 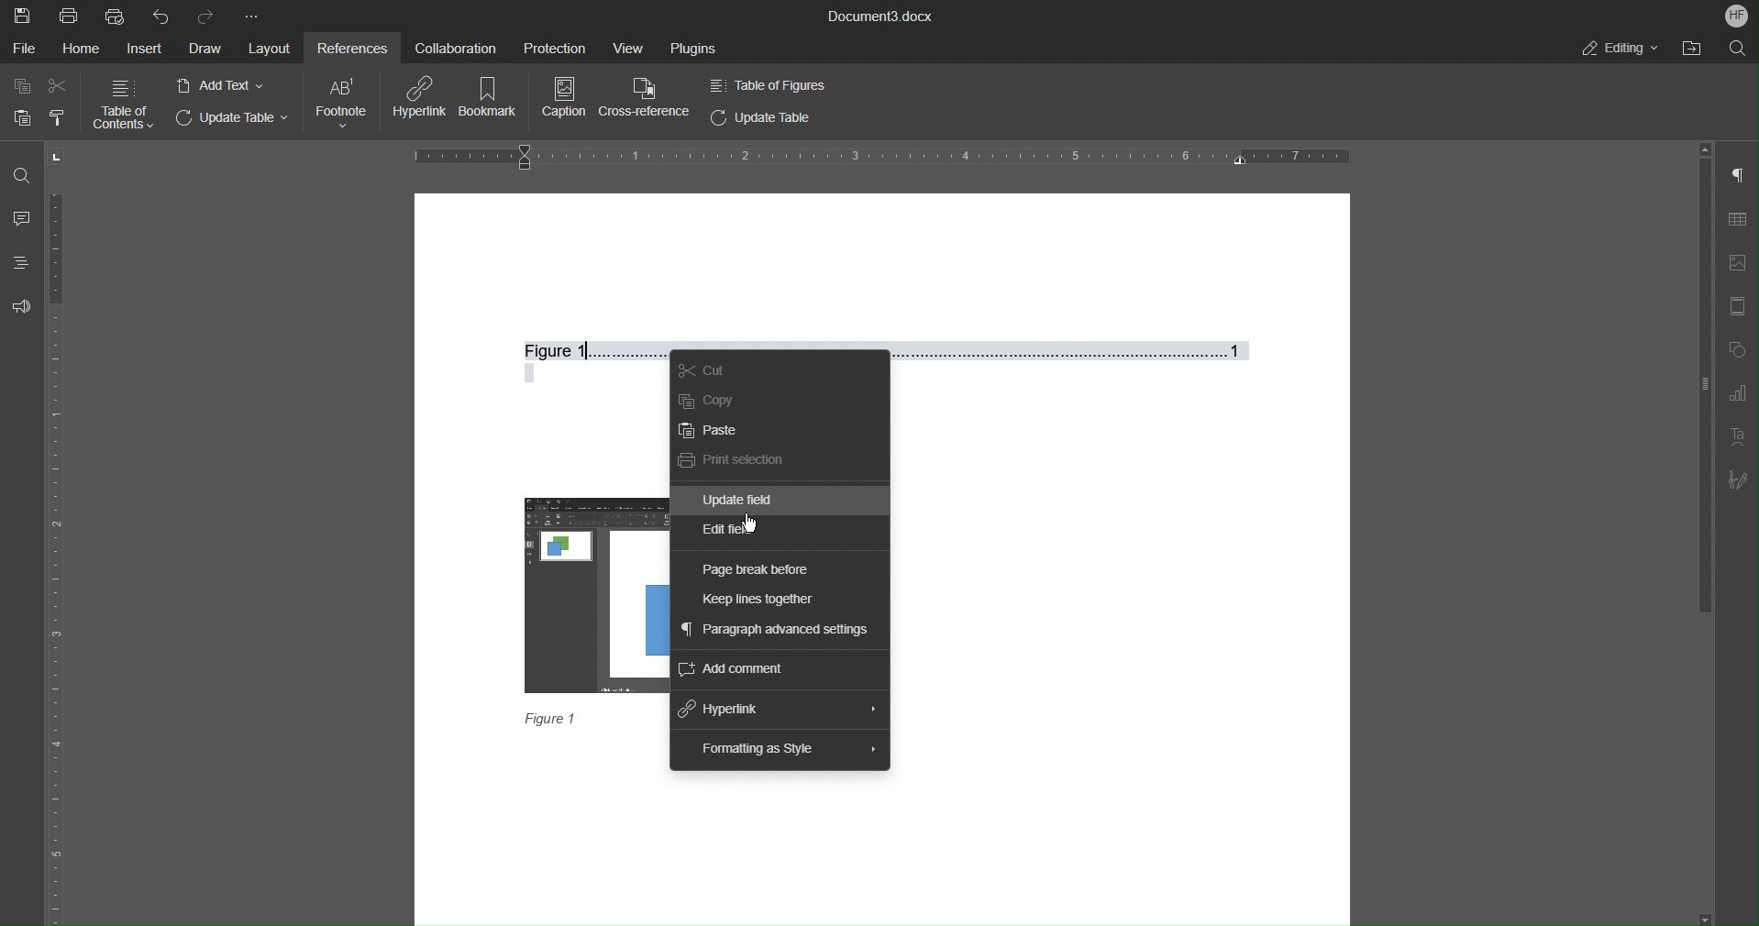 What do you see at coordinates (1736, 15) in the screenshot?
I see `Account` at bounding box center [1736, 15].